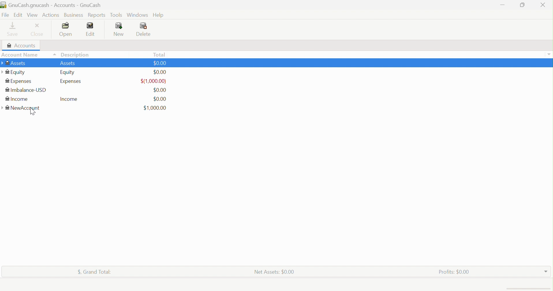 This screenshot has height=291, width=553. What do you see at coordinates (32, 112) in the screenshot?
I see `Cursor` at bounding box center [32, 112].